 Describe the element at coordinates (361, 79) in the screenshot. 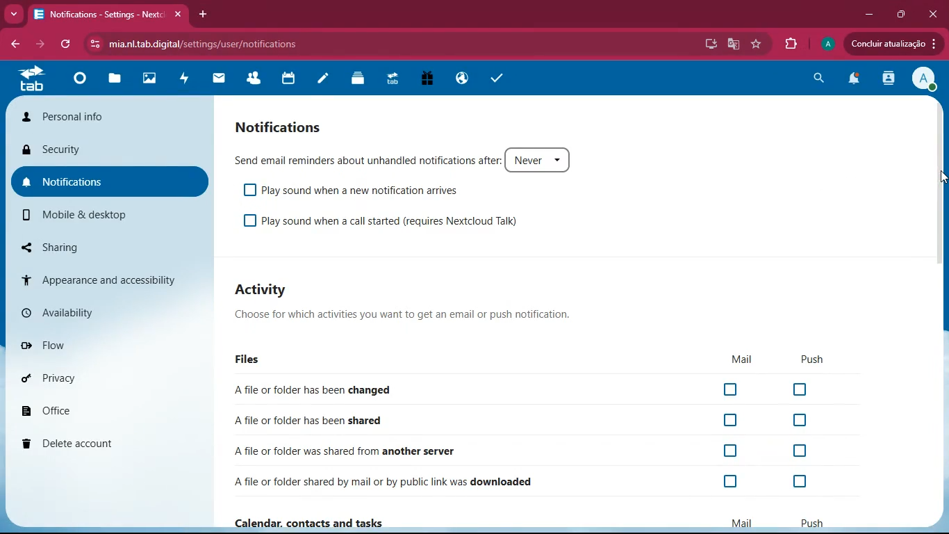

I see `layers` at that location.